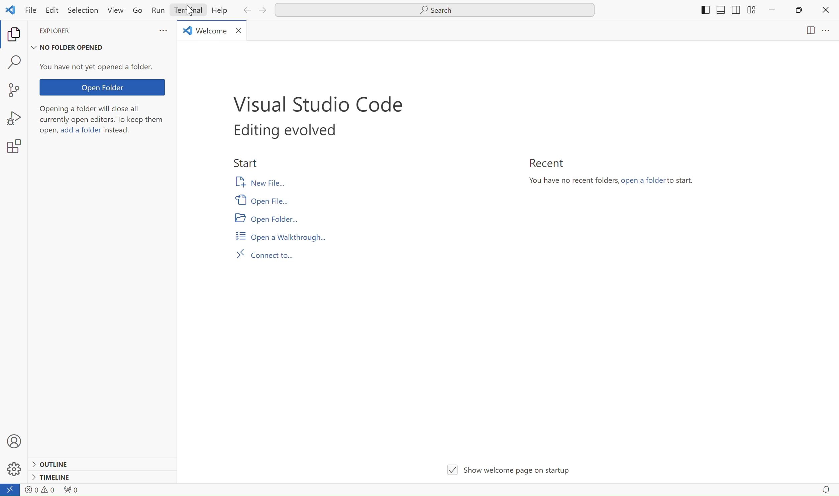 The image size is (839, 496). Describe the element at coordinates (102, 123) in the screenshot. I see `Opening a folder will close all currently open editors. To keep them open,add a folder instead` at that location.